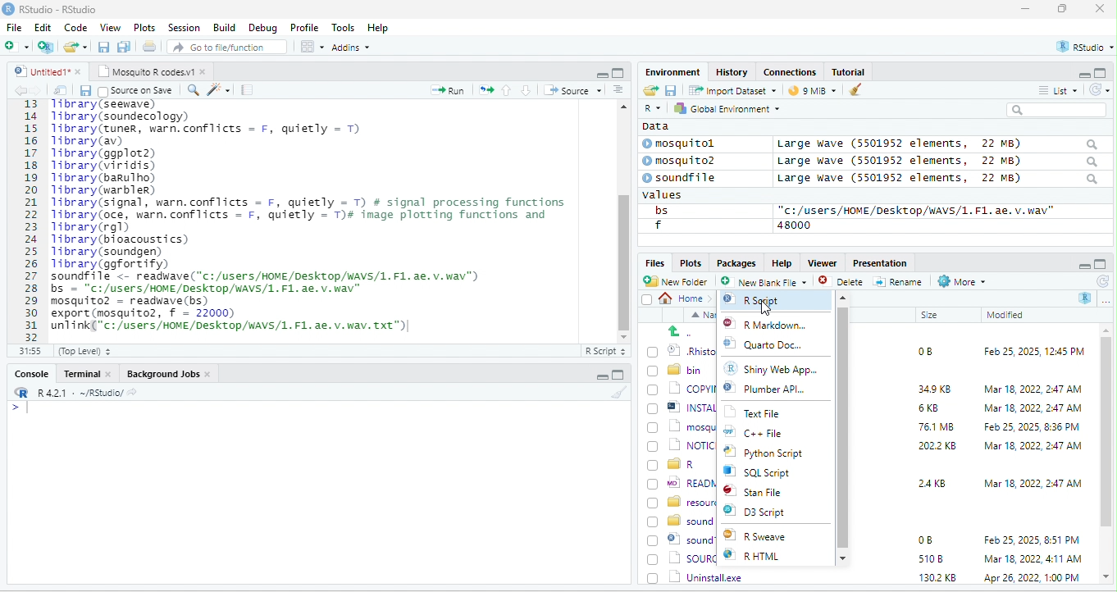 This screenshot has width=1117, height=592. Describe the element at coordinates (764, 434) in the screenshot. I see `C++ File` at that location.